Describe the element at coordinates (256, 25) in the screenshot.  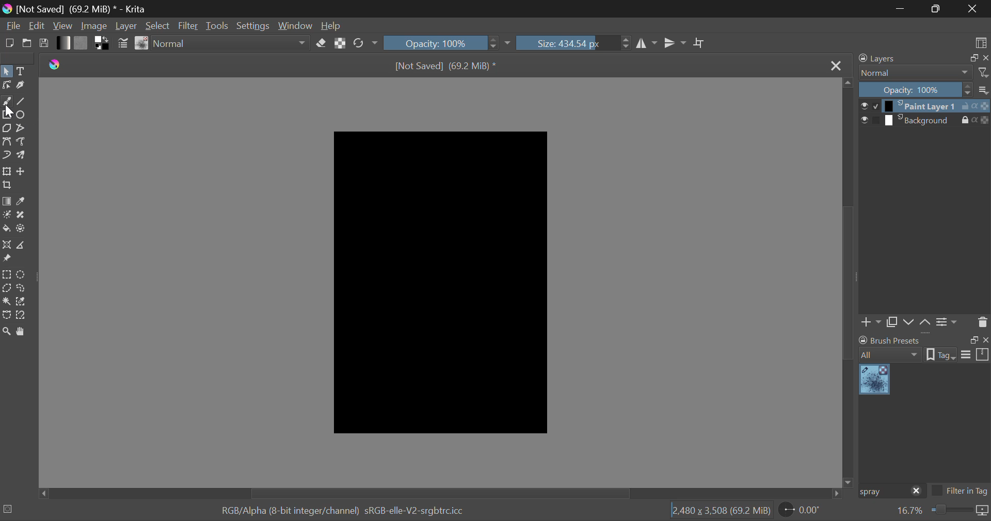
I see `Settings` at that location.